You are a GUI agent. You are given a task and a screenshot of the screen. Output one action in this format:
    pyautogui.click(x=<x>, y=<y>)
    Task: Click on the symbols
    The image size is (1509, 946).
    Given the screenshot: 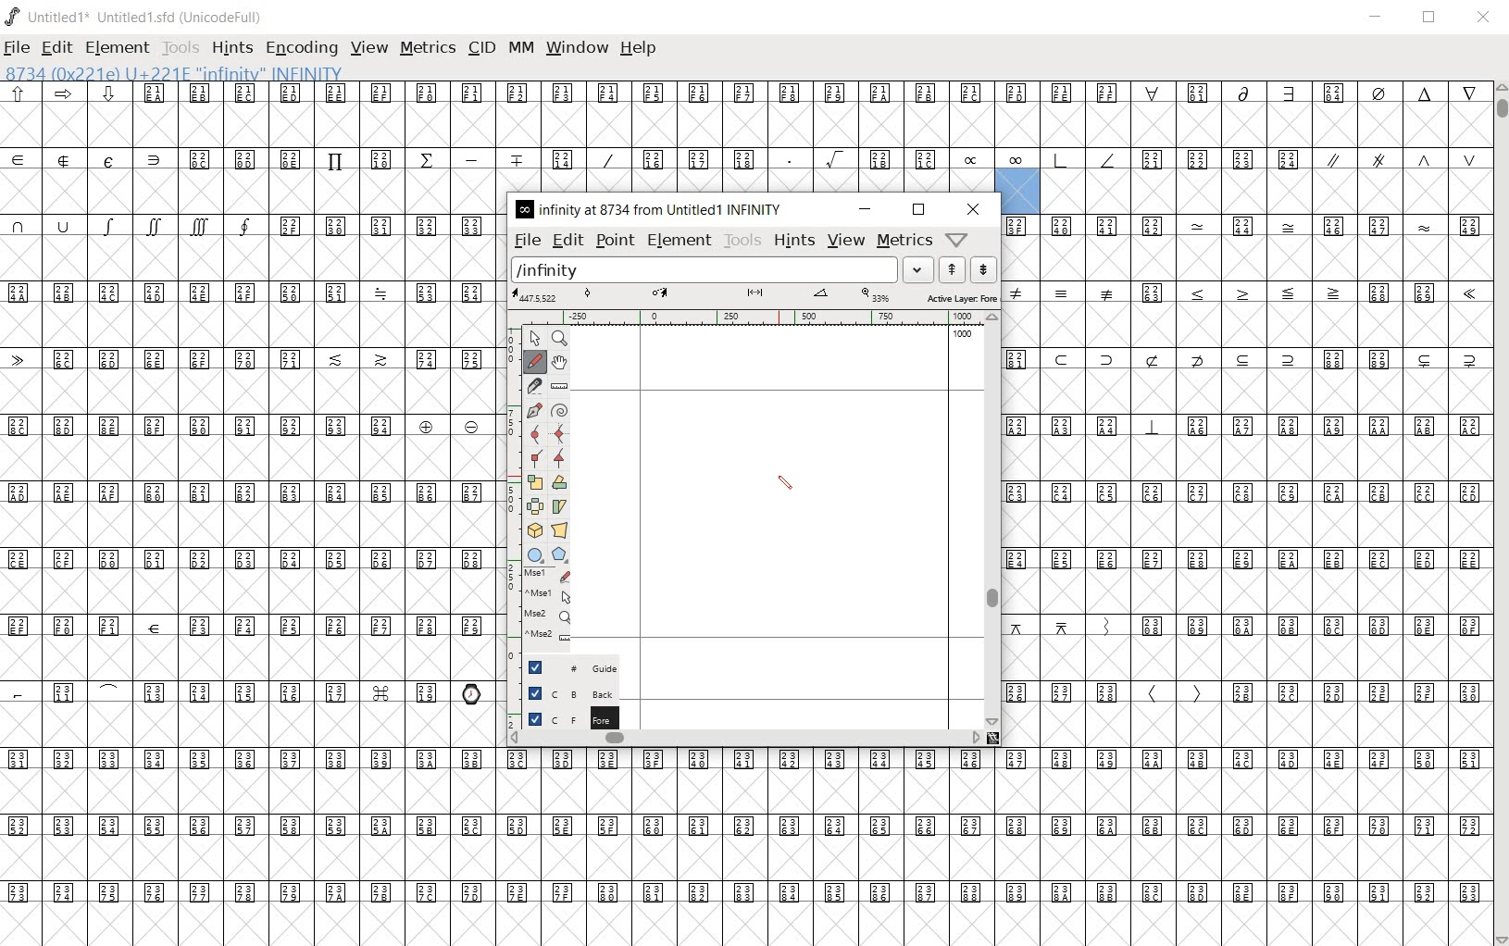 What is the action you would take?
    pyautogui.click(x=1038, y=159)
    